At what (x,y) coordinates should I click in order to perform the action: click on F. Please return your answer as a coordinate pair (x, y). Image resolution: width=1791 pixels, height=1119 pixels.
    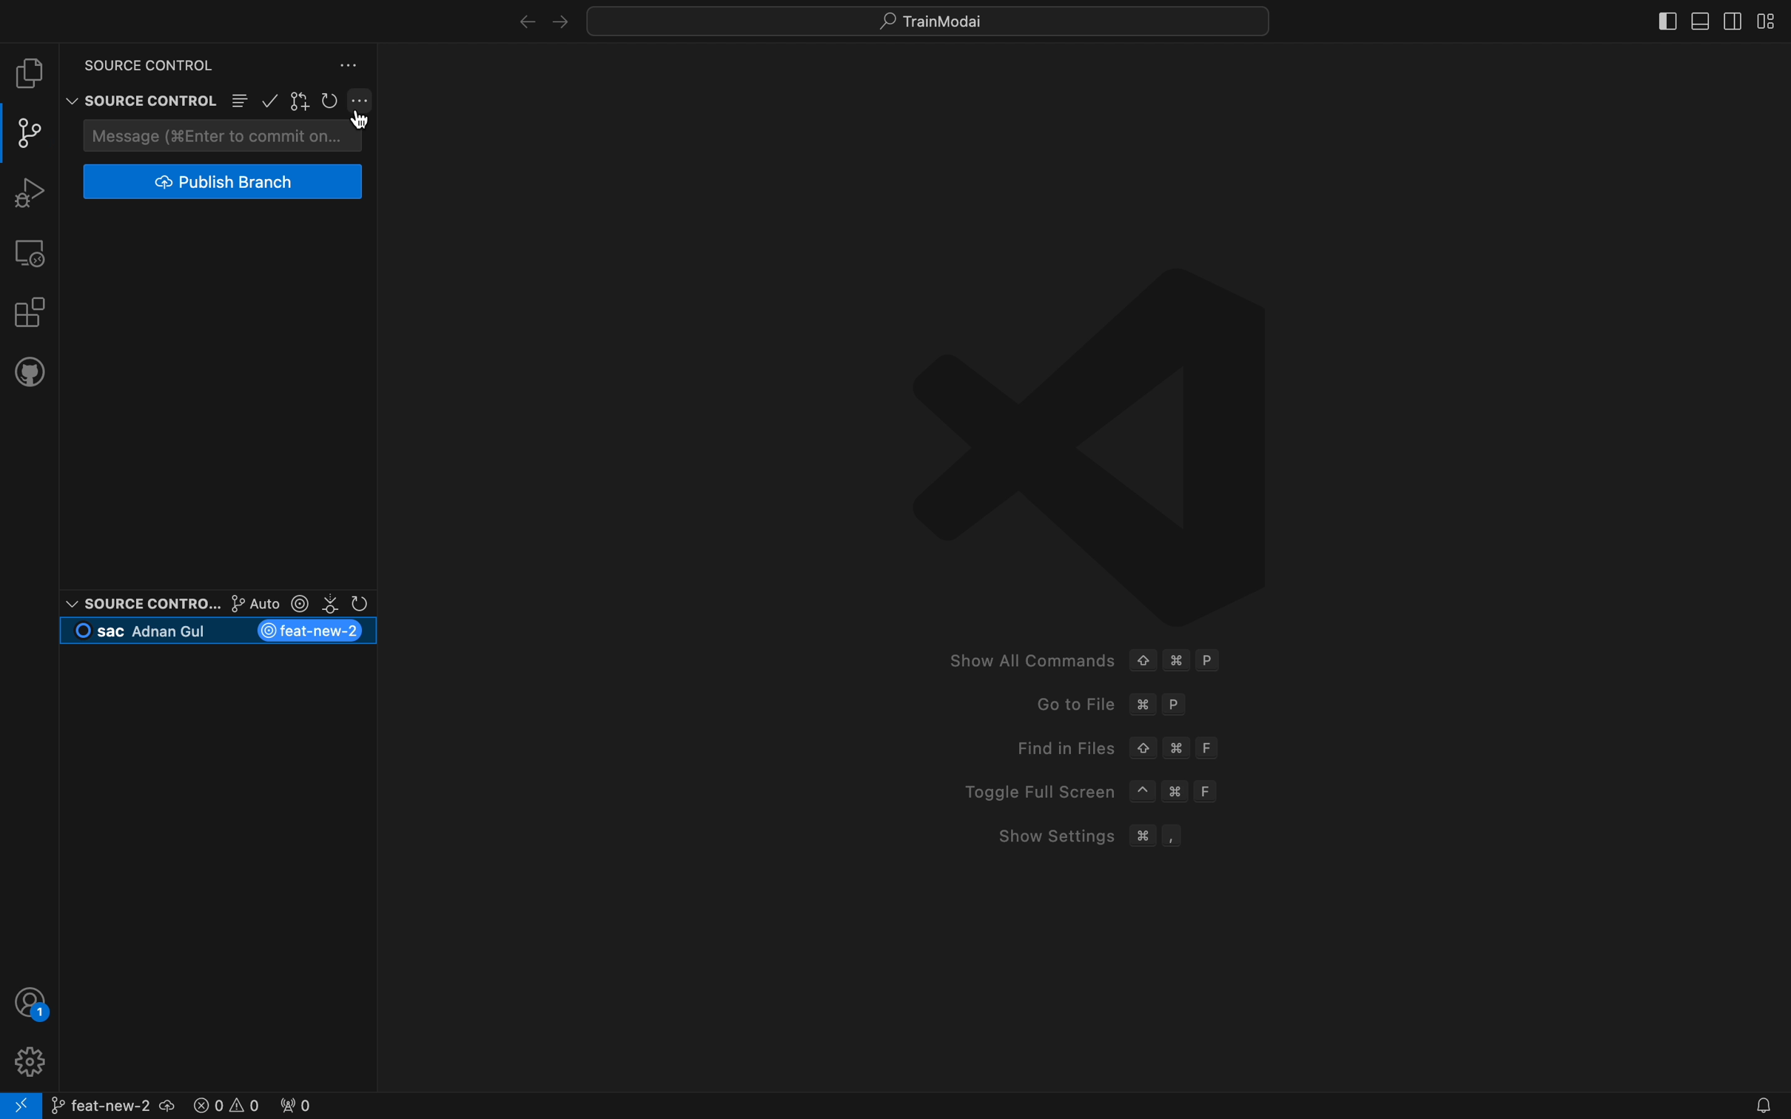
    Looking at the image, I should click on (1211, 791).